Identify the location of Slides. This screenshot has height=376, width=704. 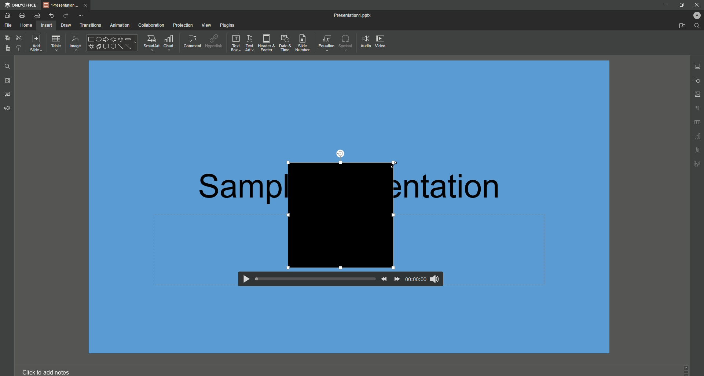
(7, 81).